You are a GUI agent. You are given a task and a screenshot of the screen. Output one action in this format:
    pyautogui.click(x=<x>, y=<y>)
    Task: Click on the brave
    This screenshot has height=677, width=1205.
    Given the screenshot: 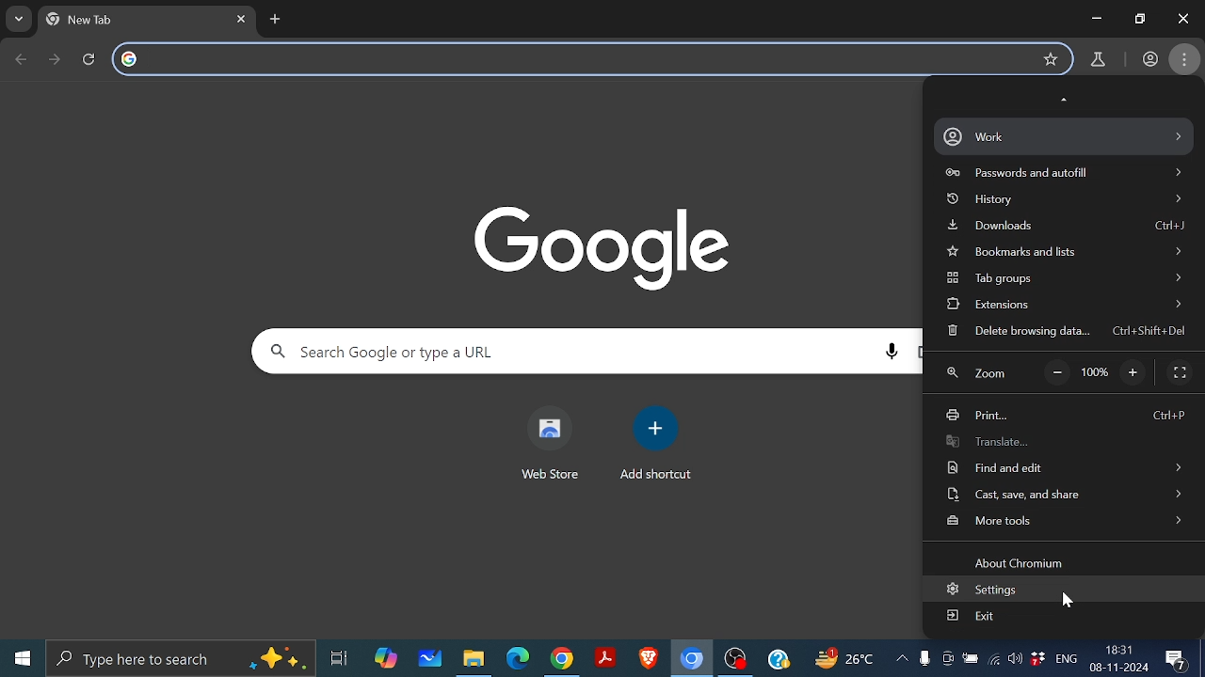 What is the action you would take?
    pyautogui.click(x=646, y=659)
    